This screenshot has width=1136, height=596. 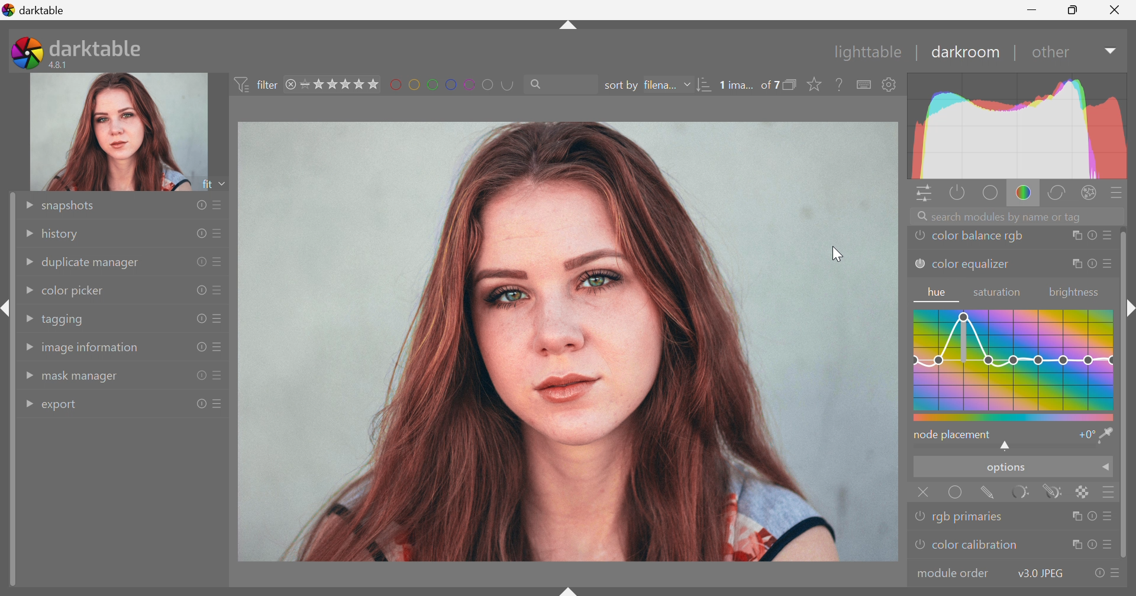 What do you see at coordinates (220, 292) in the screenshot?
I see `presets` at bounding box center [220, 292].